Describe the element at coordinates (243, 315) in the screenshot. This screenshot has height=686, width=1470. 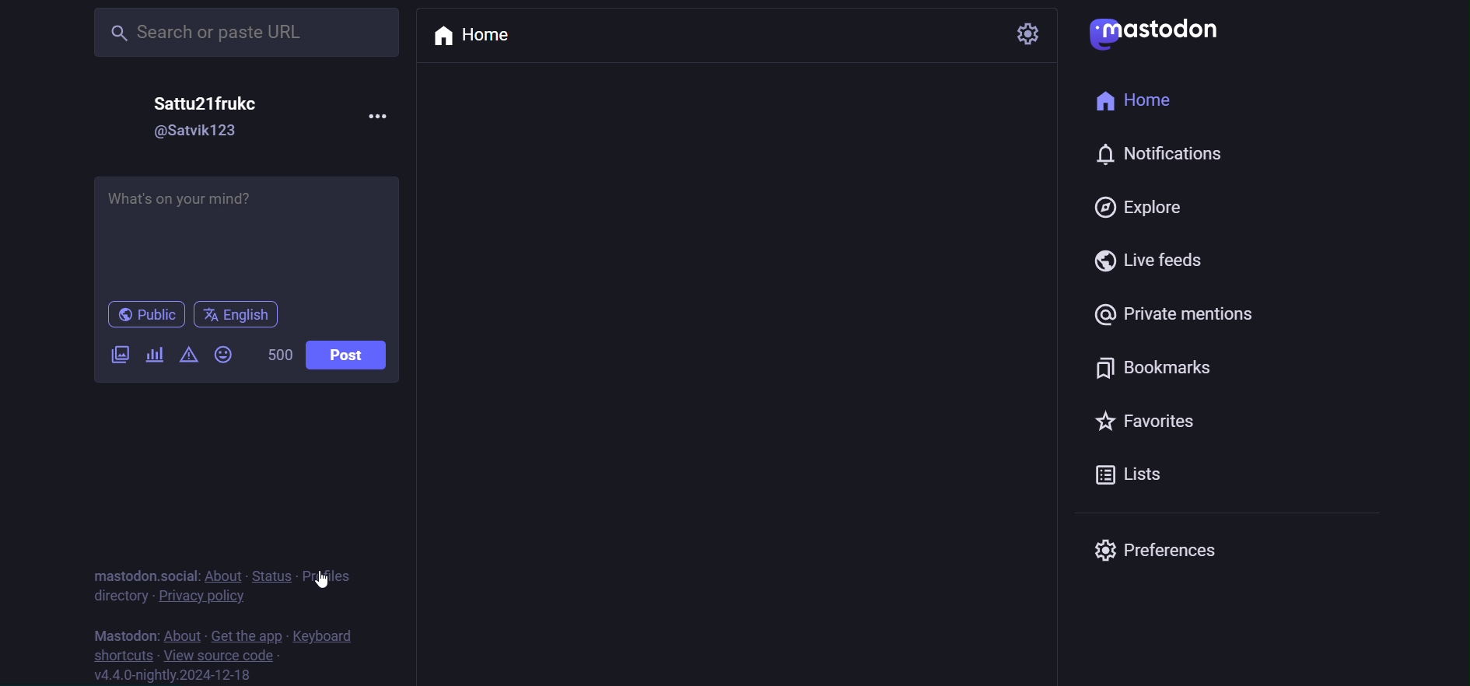
I see `english` at that location.